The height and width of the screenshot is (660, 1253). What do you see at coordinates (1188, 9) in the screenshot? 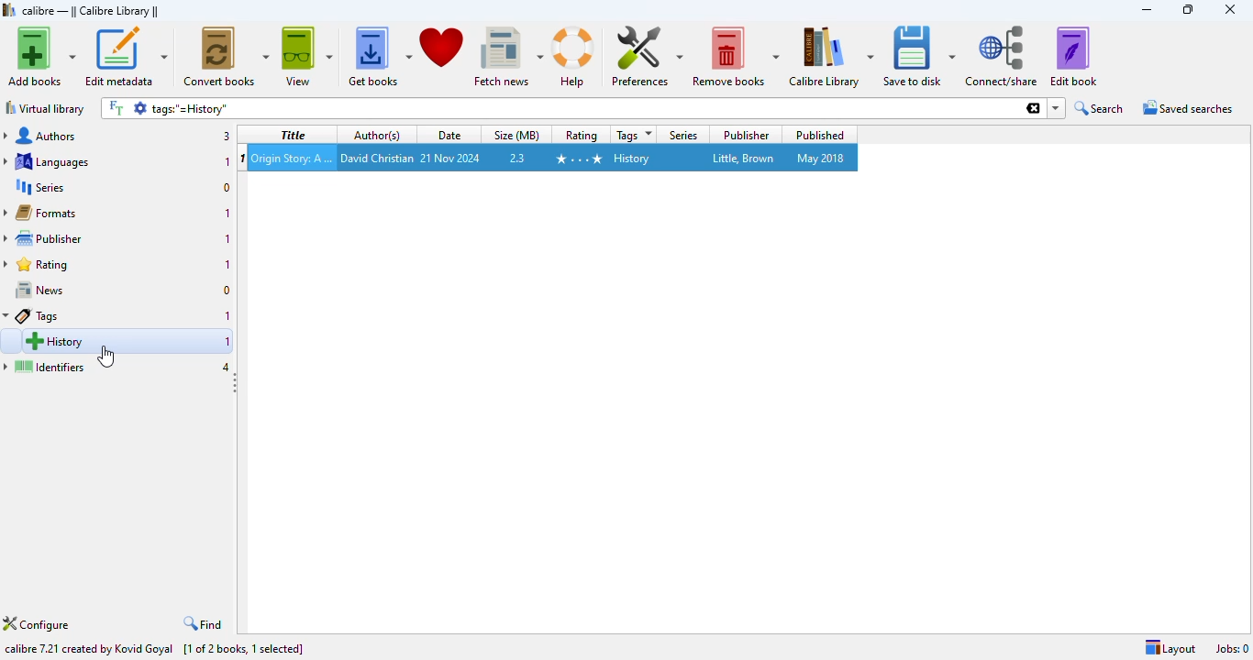
I see `maximize` at bounding box center [1188, 9].